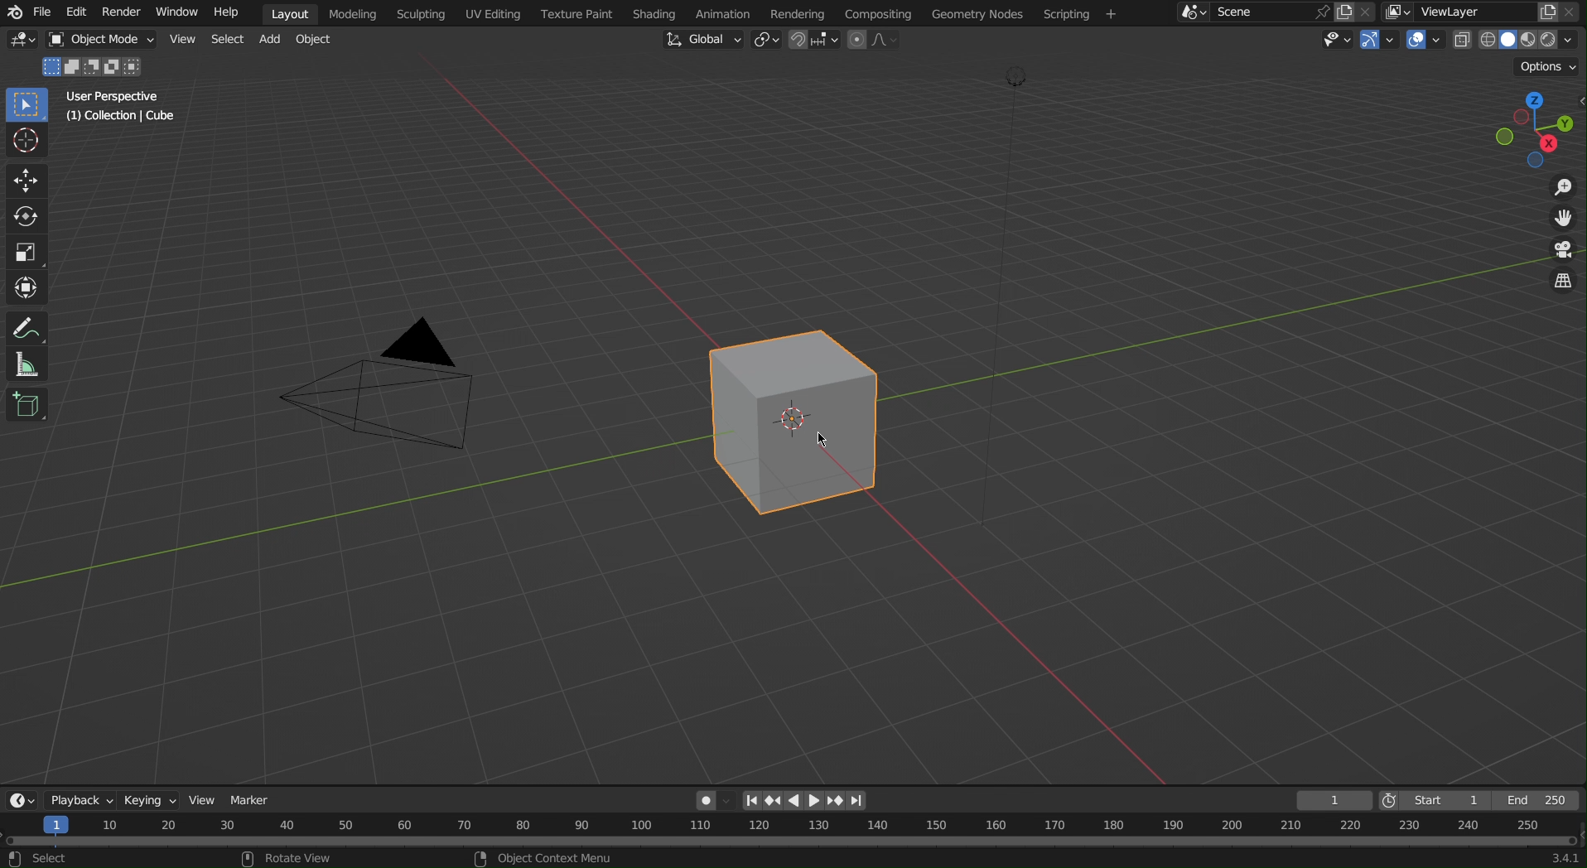  Describe the element at coordinates (179, 14) in the screenshot. I see `Window` at that location.